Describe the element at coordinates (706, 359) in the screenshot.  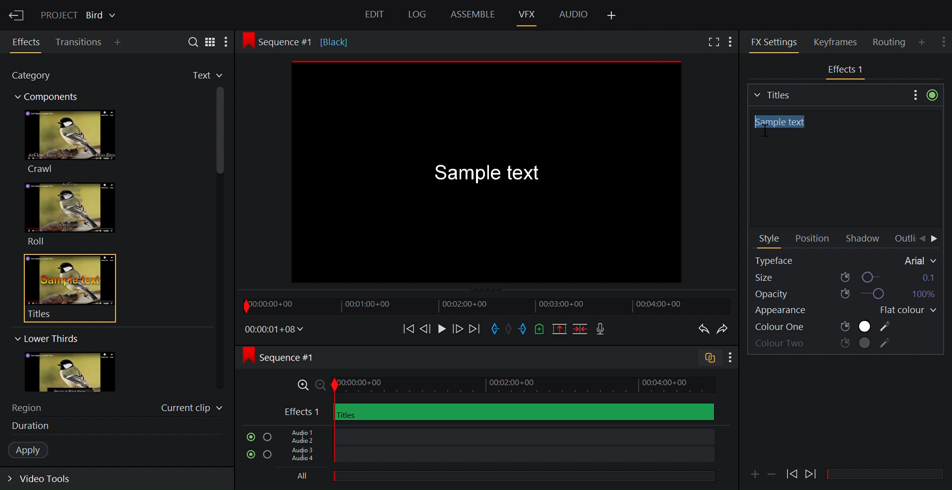
I see `Toggle audio trcak sync` at that location.